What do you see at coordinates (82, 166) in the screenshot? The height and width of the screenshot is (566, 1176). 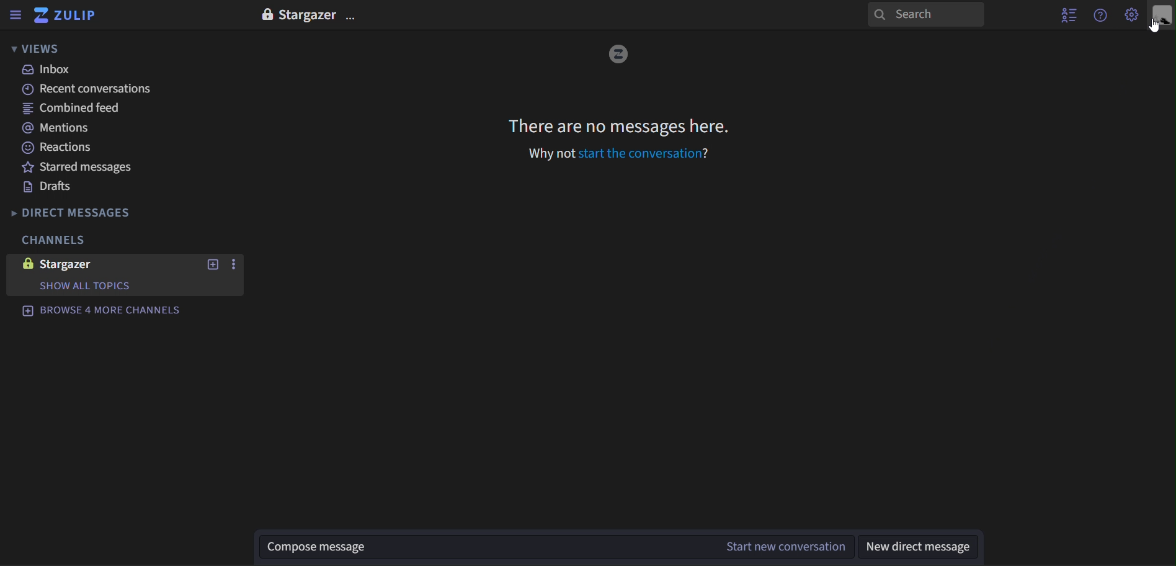 I see `starred messages` at bounding box center [82, 166].